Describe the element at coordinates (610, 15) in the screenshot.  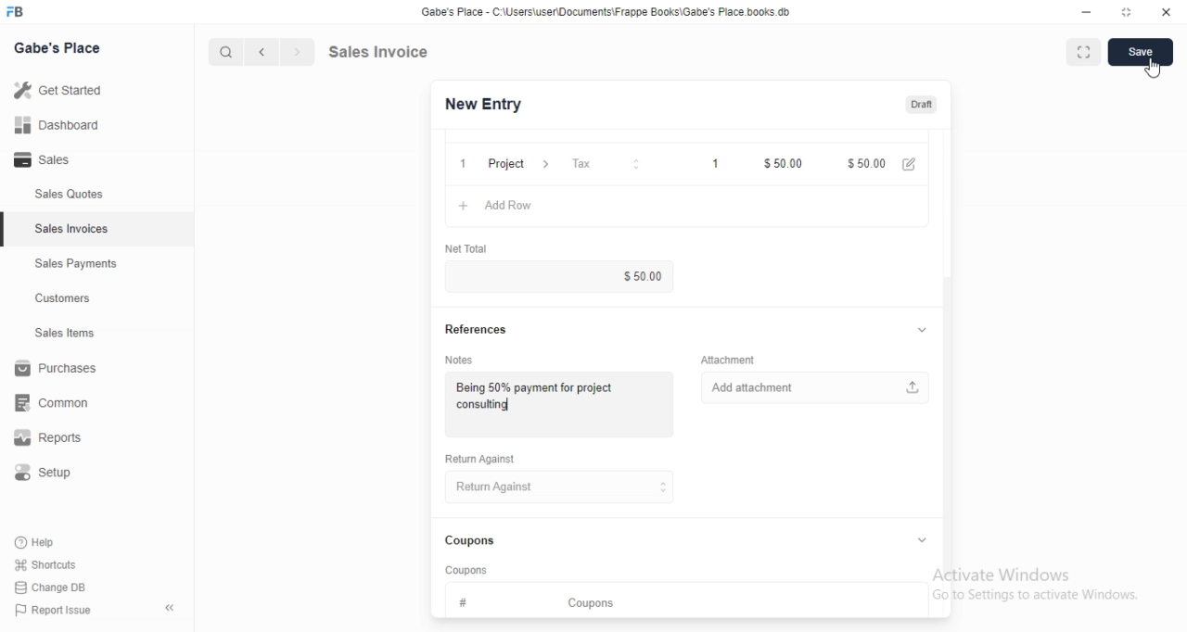
I see `Gabe's Place - C \Wsers\usenDocuments\Frappe Books\Gabe's Place books db` at that location.